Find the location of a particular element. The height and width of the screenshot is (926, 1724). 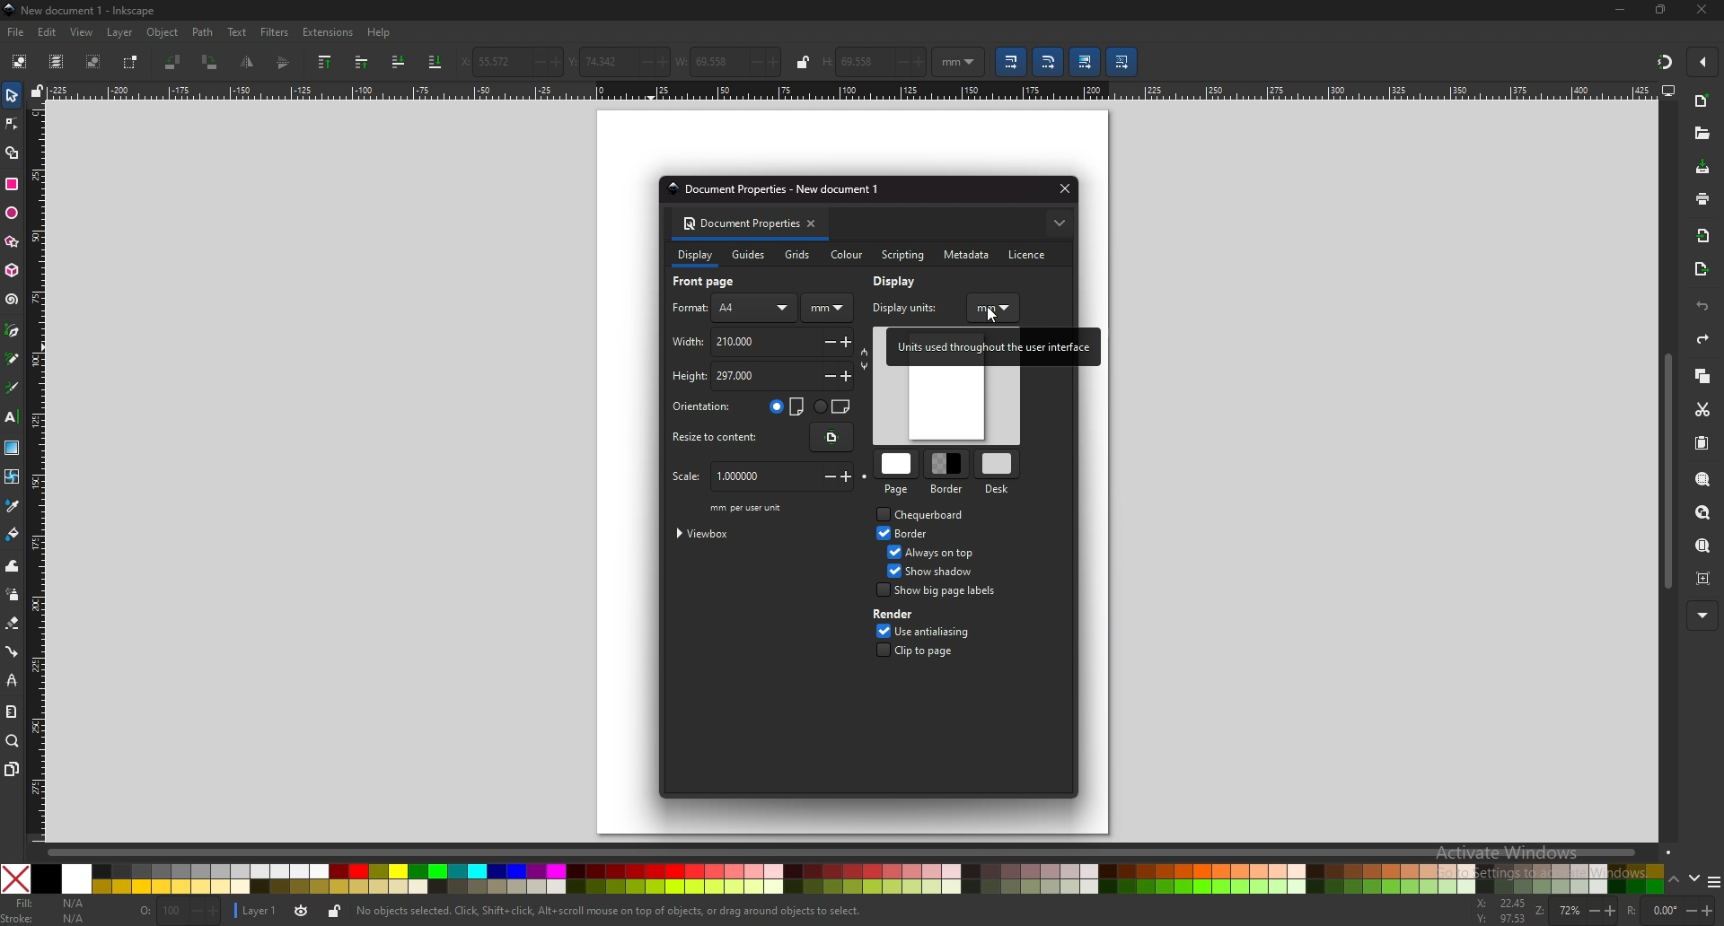

metadata is located at coordinates (967, 256).